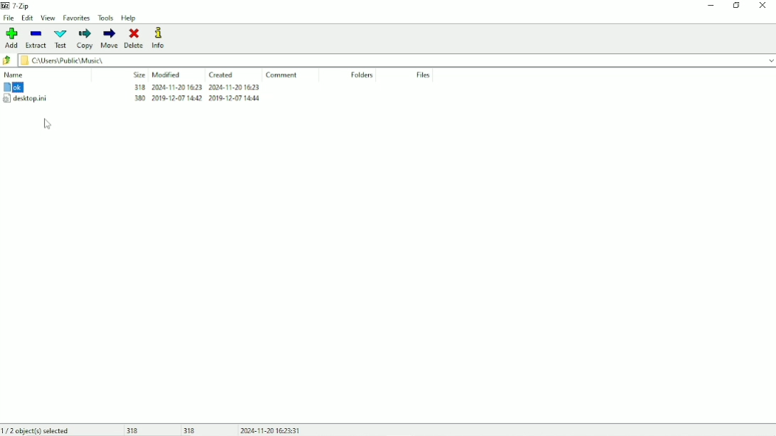  What do you see at coordinates (711, 6) in the screenshot?
I see `Minimize` at bounding box center [711, 6].